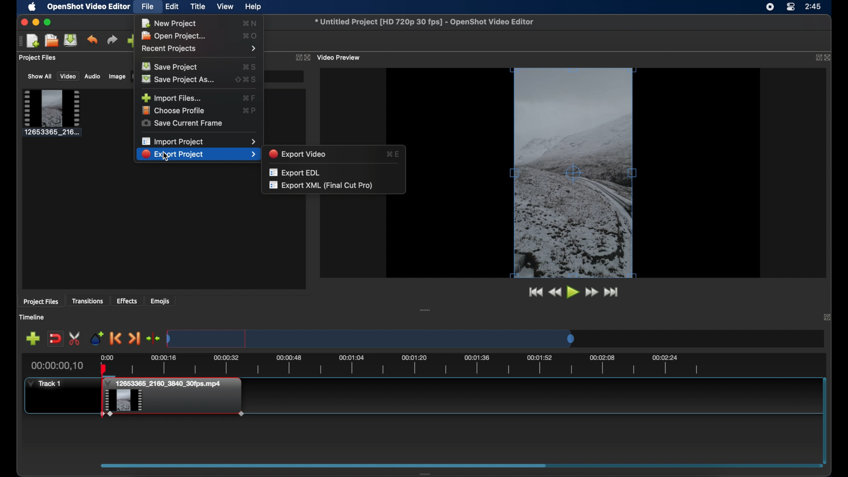  I want to click on preview, so click(574, 173).